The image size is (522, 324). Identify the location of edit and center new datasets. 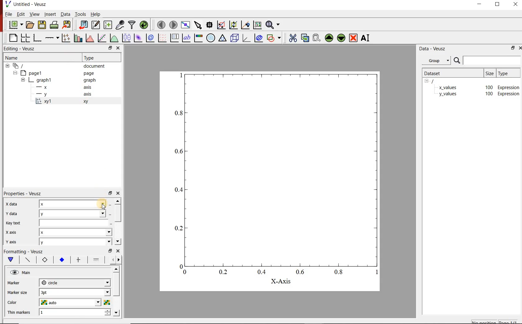
(96, 25).